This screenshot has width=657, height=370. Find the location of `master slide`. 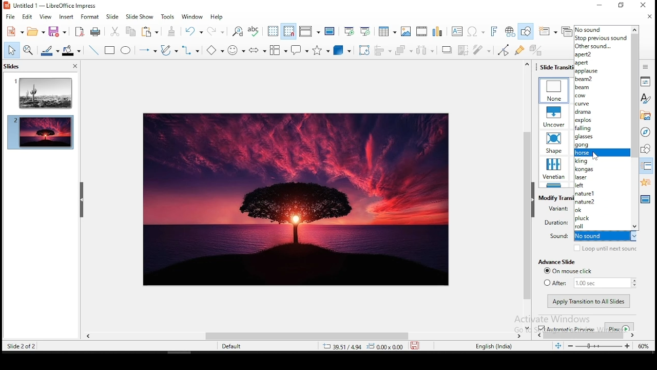

master slide is located at coordinates (330, 30).